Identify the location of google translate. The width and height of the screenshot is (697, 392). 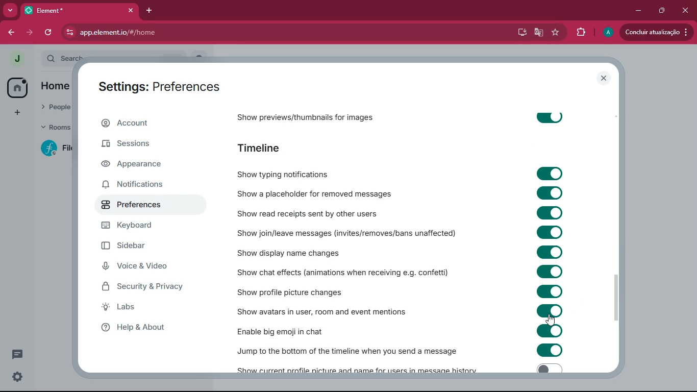
(539, 34).